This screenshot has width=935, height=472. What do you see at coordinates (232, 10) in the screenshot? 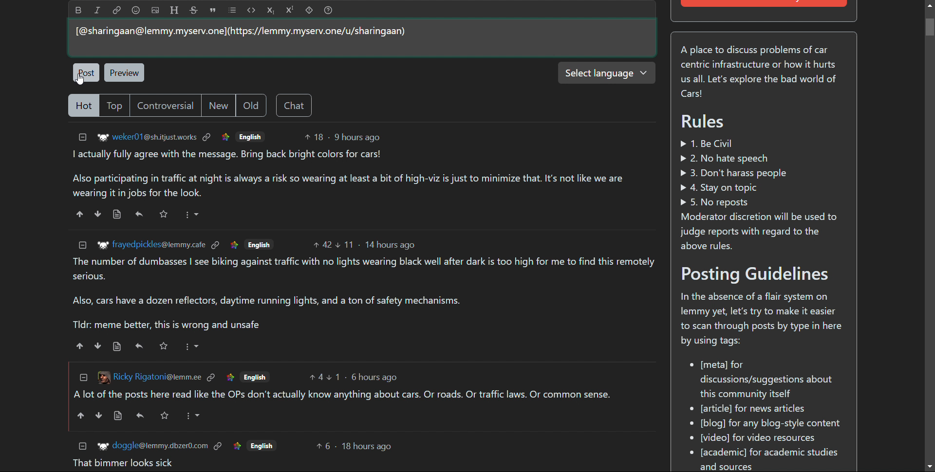
I see `list` at bounding box center [232, 10].